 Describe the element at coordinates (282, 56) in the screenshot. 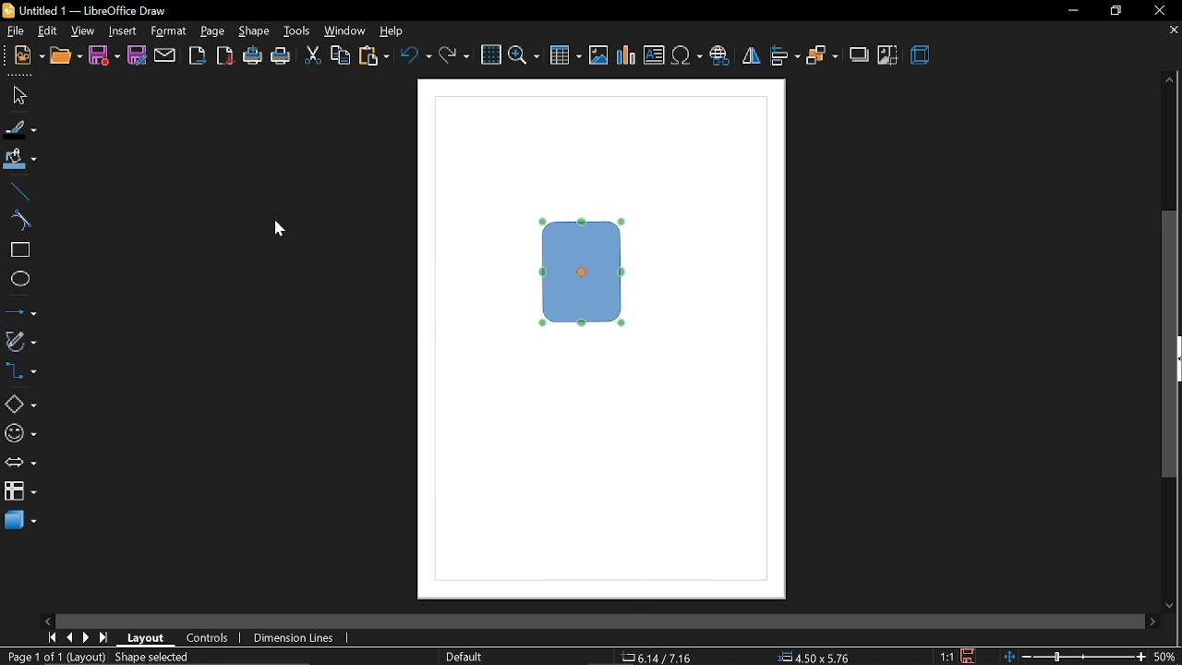

I see `print` at that location.